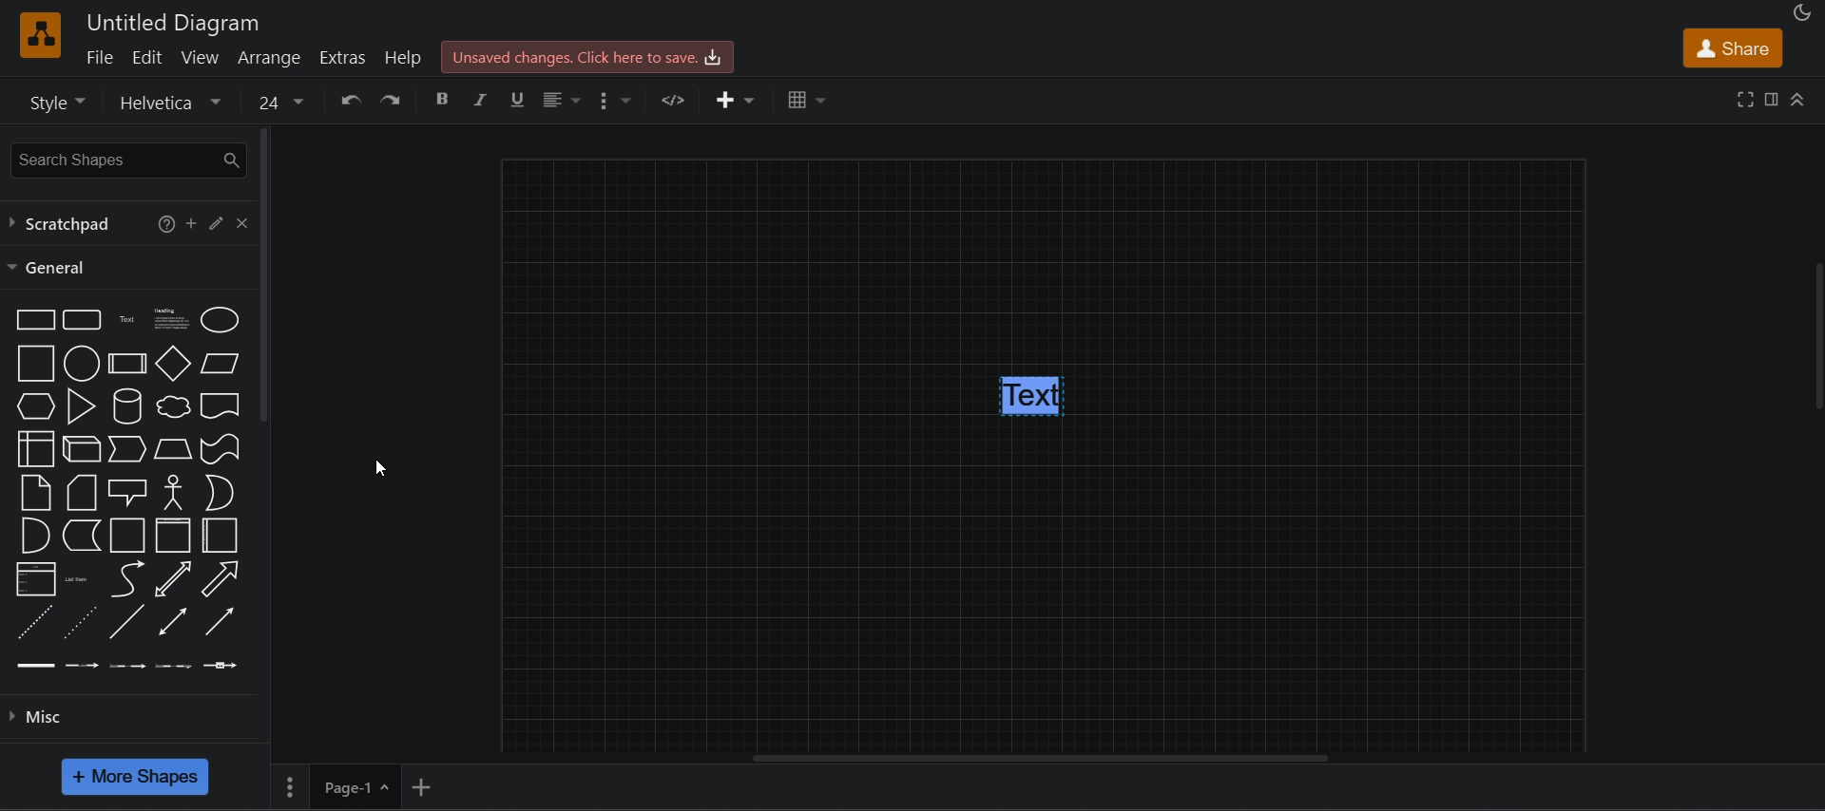  Describe the element at coordinates (35, 621) in the screenshot. I see `Dashed line` at that location.